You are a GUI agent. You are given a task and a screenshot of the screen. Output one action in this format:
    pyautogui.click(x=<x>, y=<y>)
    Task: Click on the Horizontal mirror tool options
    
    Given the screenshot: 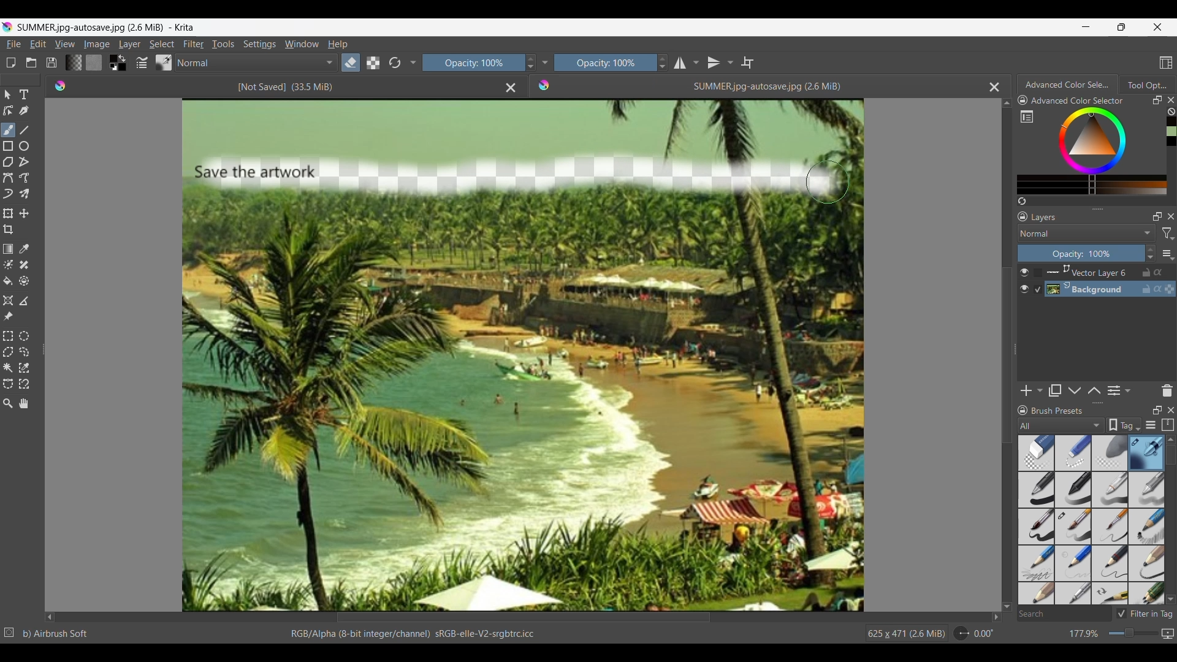 What is the action you would take?
    pyautogui.click(x=686, y=64)
    